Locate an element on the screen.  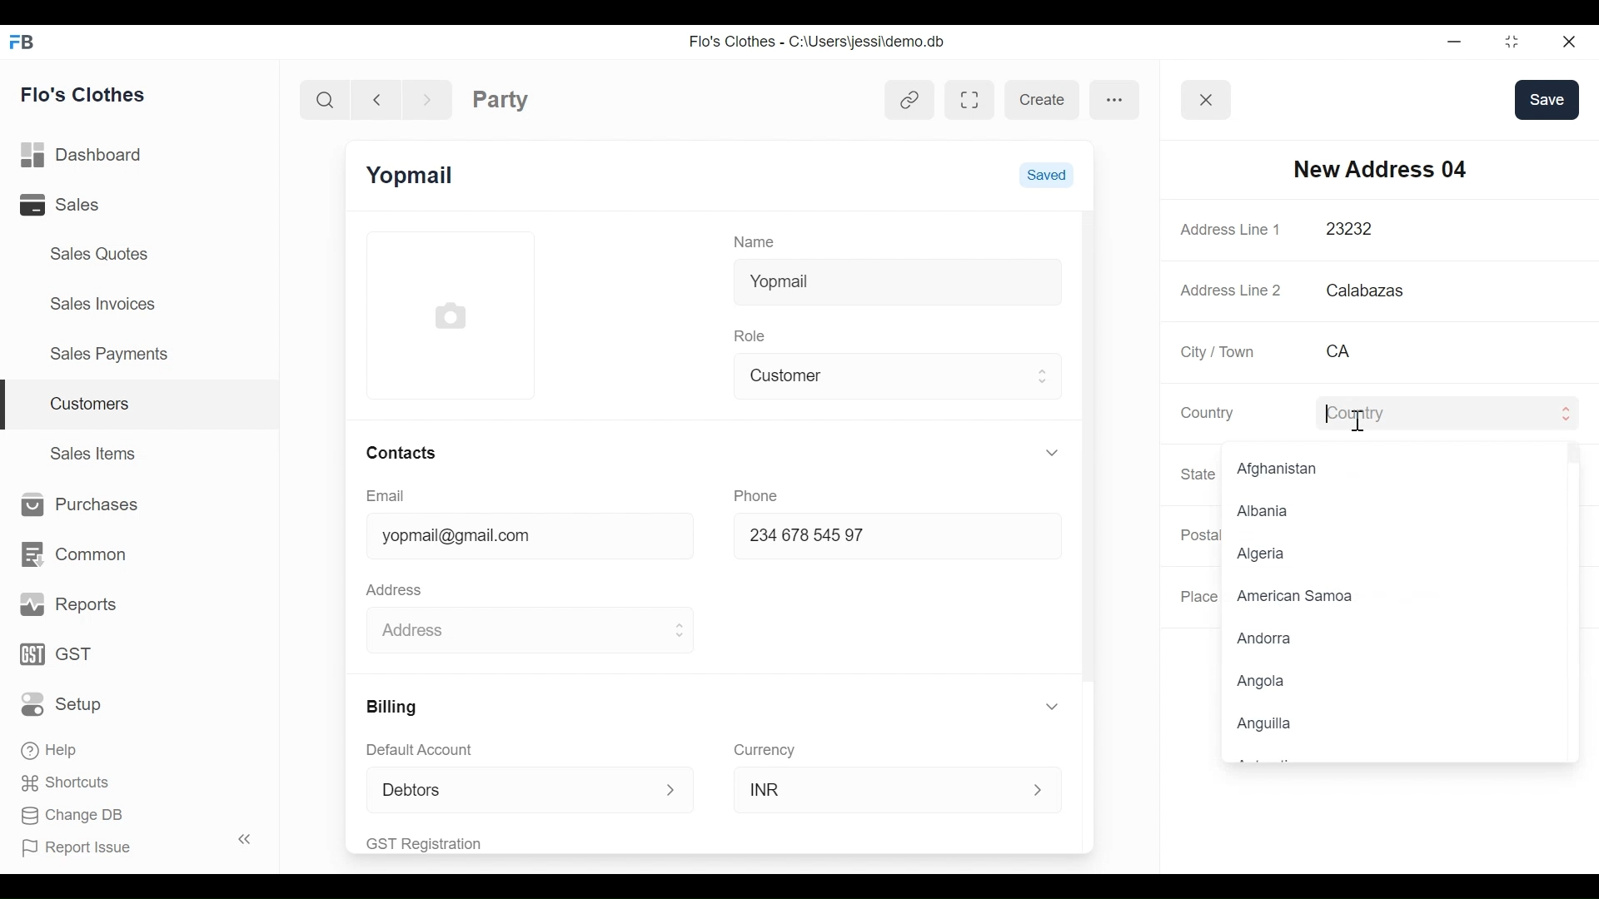
Flo's Clothes is located at coordinates (86, 94).